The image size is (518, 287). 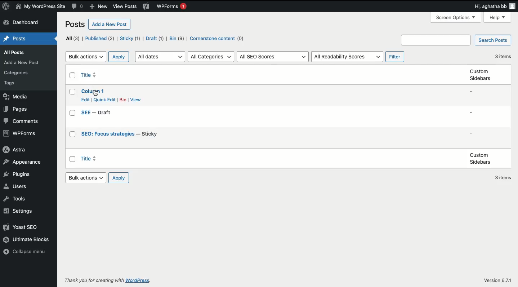 What do you see at coordinates (435, 40) in the screenshot?
I see `Search` at bounding box center [435, 40].